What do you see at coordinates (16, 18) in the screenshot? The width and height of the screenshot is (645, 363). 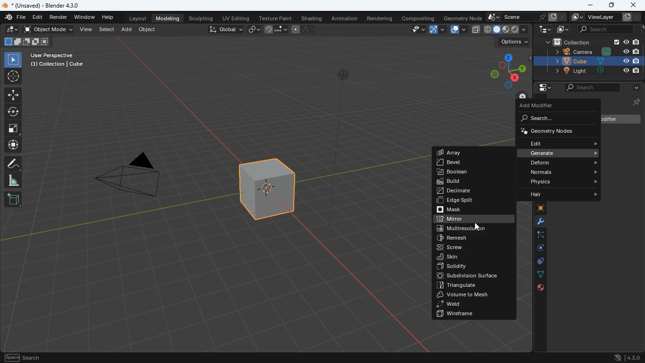 I see `finder` at bounding box center [16, 18].